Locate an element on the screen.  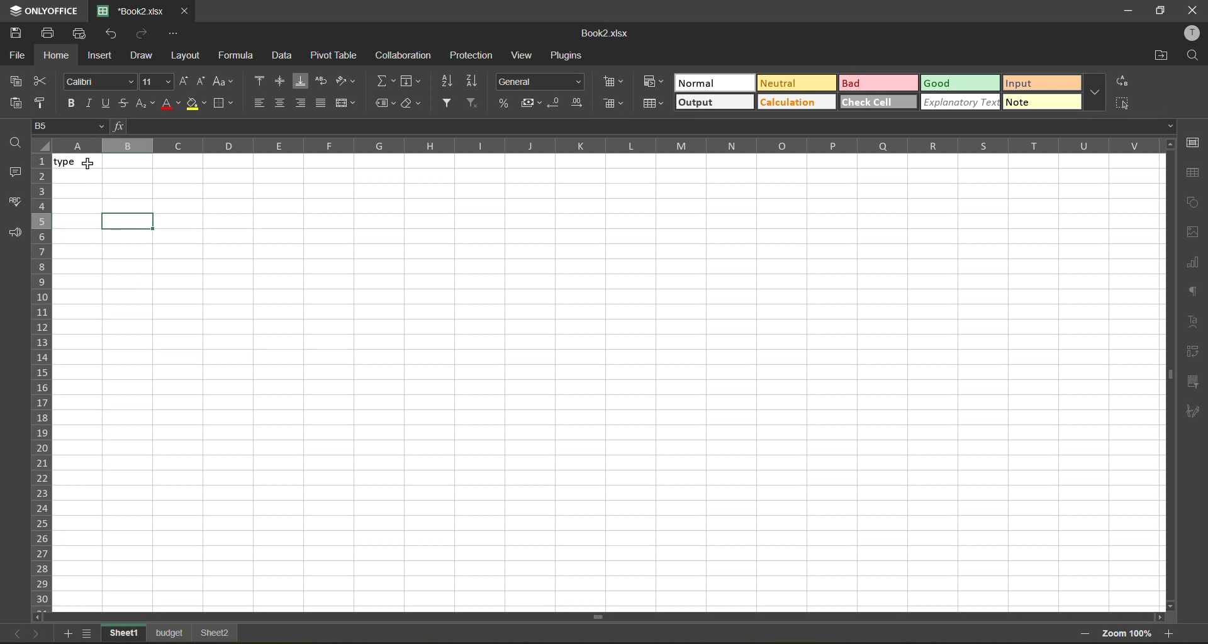
customize quick access toolbar is located at coordinates (172, 31).